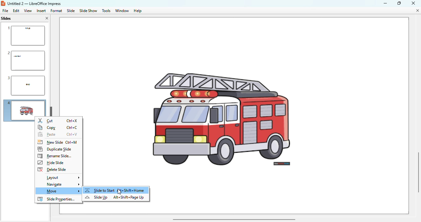 The height and width of the screenshot is (222, 421). Describe the element at coordinates (55, 156) in the screenshot. I see `rename slide` at that location.